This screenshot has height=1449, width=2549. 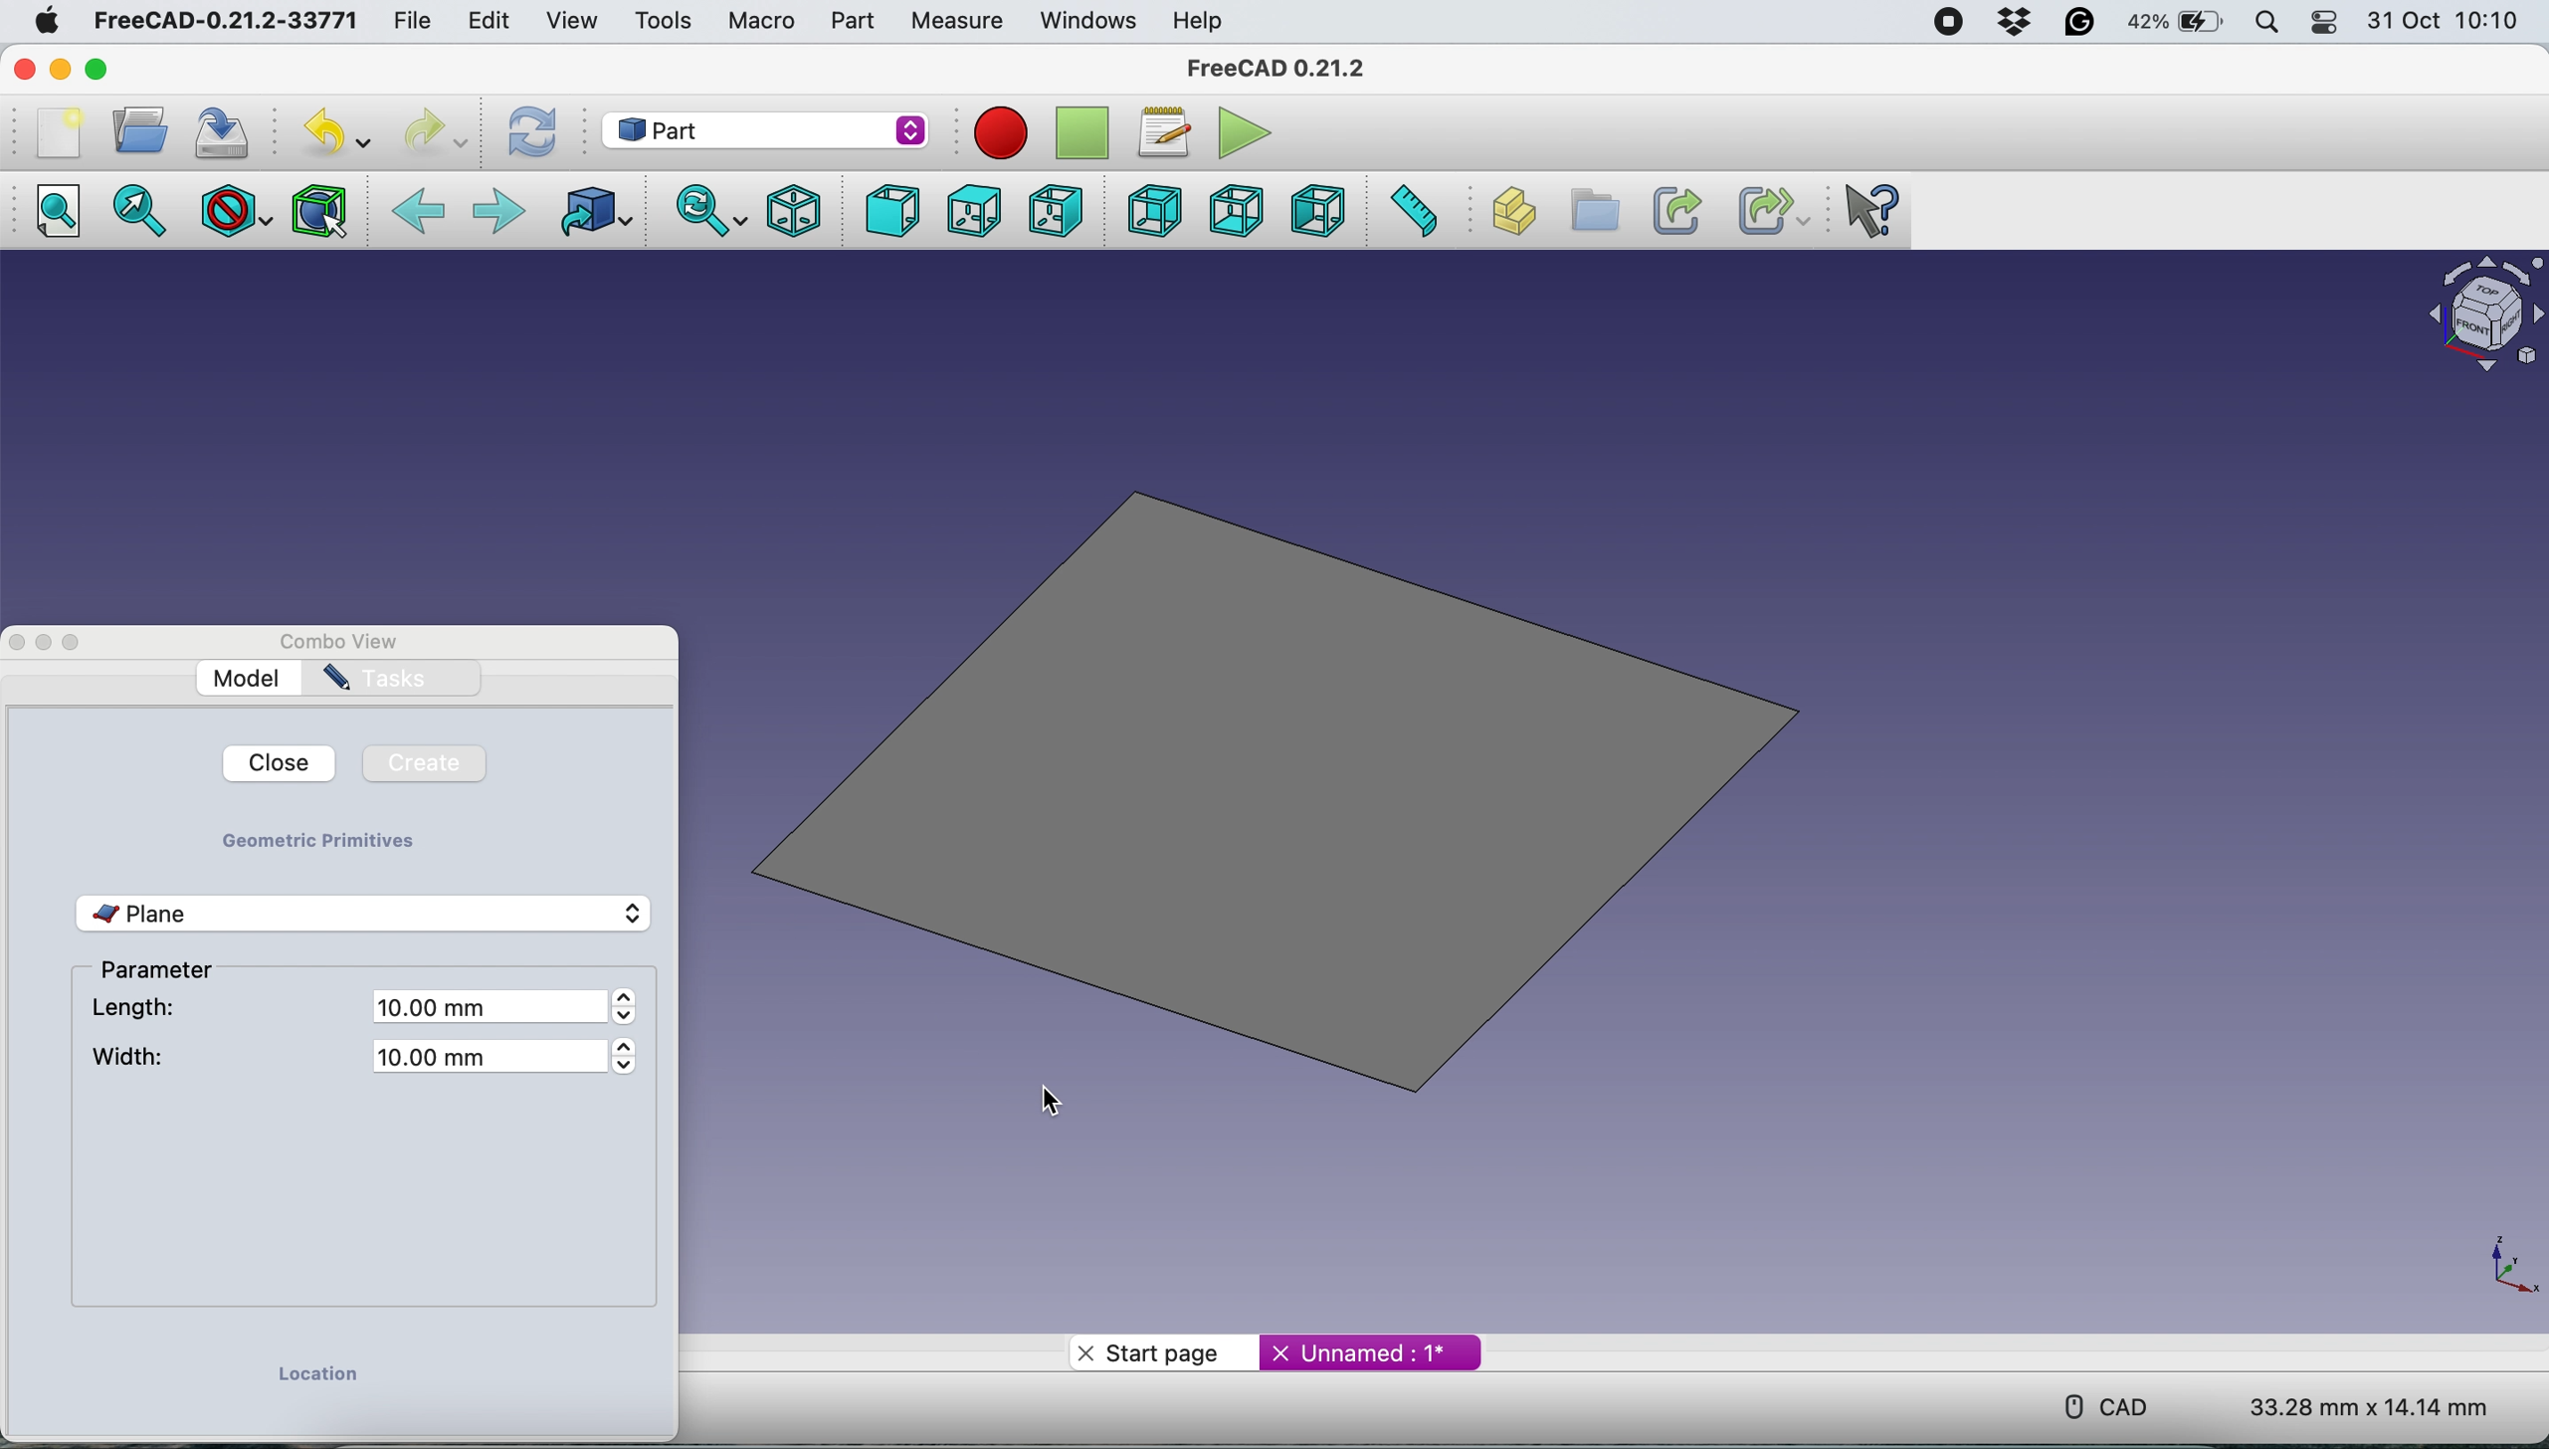 What do you see at coordinates (1673, 209) in the screenshot?
I see `Make link` at bounding box center [1673, 209].